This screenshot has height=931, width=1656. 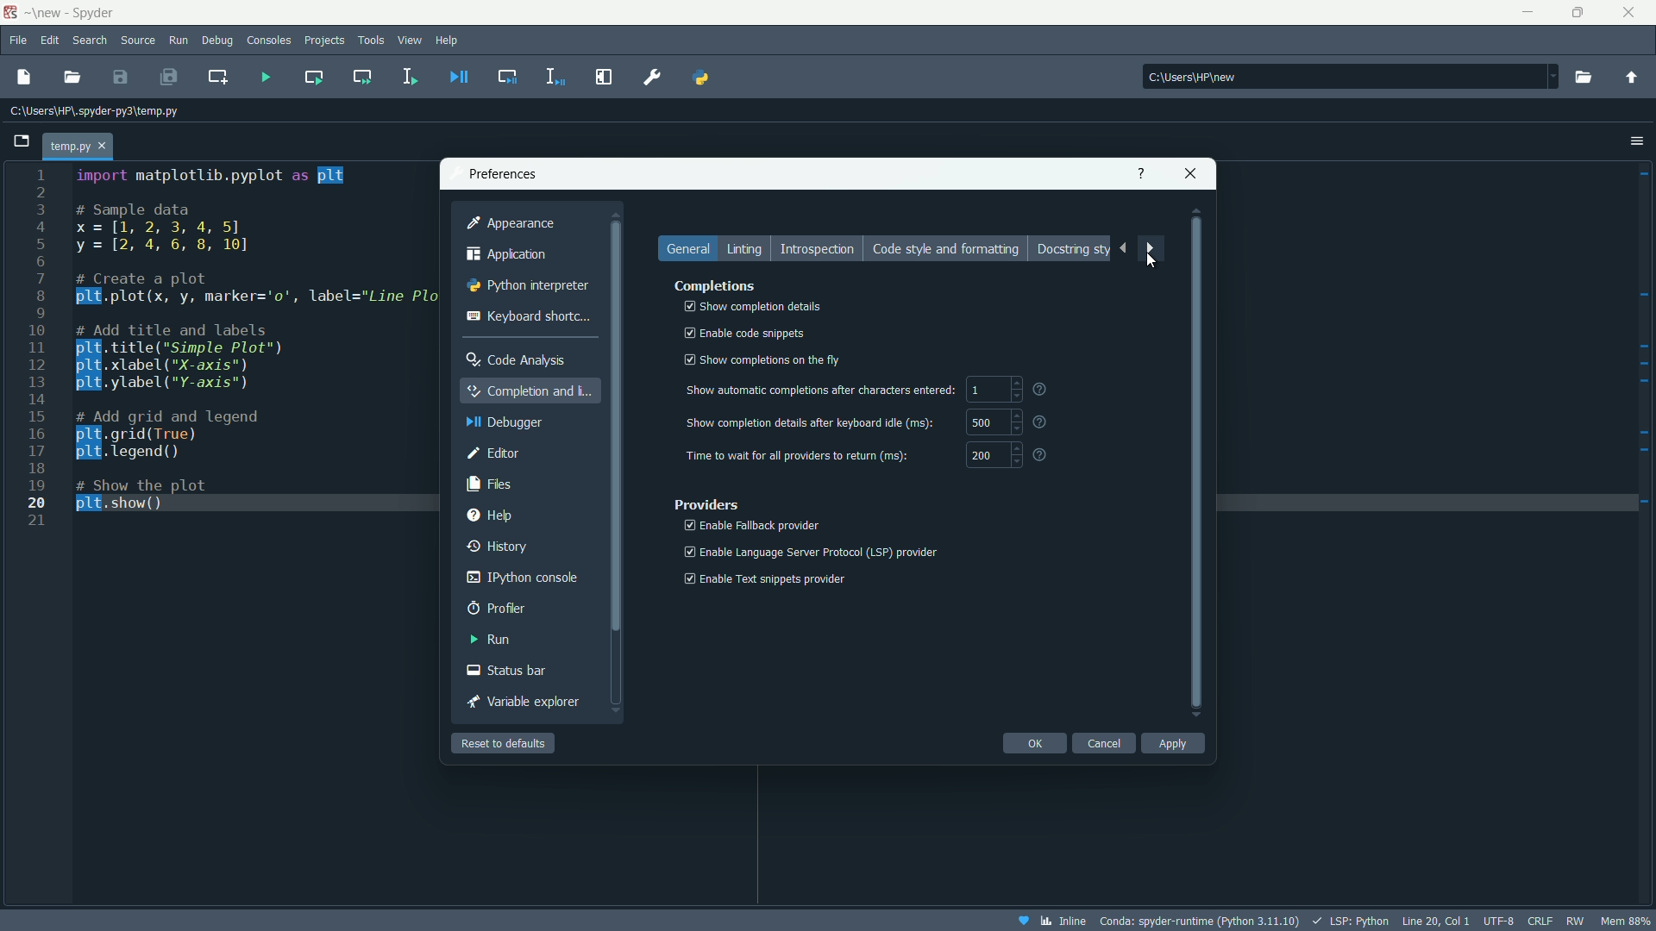 What do you see at coordinates (1050, 921) in the screenshot?
I see `inline` at bounding box center [1050, 921].